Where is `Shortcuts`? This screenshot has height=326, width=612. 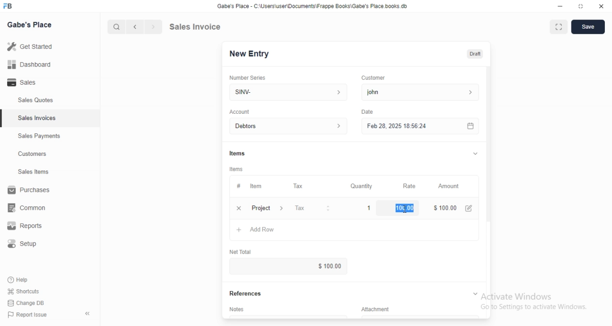
Shortcuts is located at coordinates (29, 291).